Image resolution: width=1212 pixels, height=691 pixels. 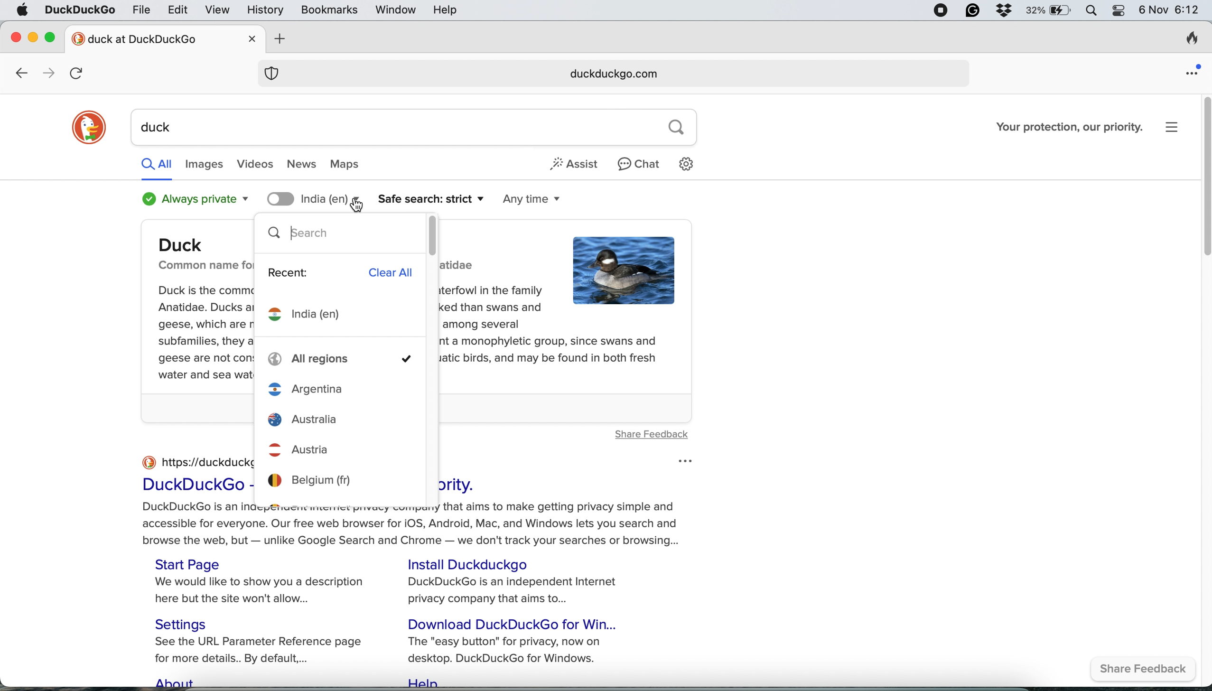 What do you see at coordinates (447, 10) in the screenshot?
I see `help` at bounding box center [447, 10].